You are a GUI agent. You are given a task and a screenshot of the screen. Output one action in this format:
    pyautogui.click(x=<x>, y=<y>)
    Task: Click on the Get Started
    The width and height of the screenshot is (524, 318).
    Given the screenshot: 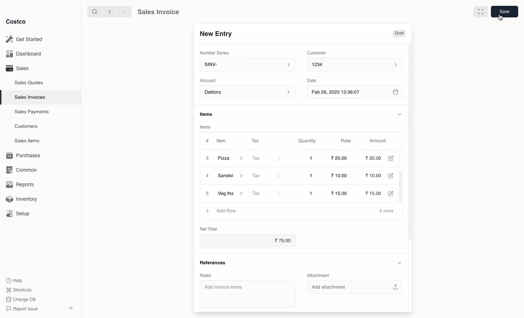 What is the action you would take?
    pyautogui.click(x=24, y=39)
    